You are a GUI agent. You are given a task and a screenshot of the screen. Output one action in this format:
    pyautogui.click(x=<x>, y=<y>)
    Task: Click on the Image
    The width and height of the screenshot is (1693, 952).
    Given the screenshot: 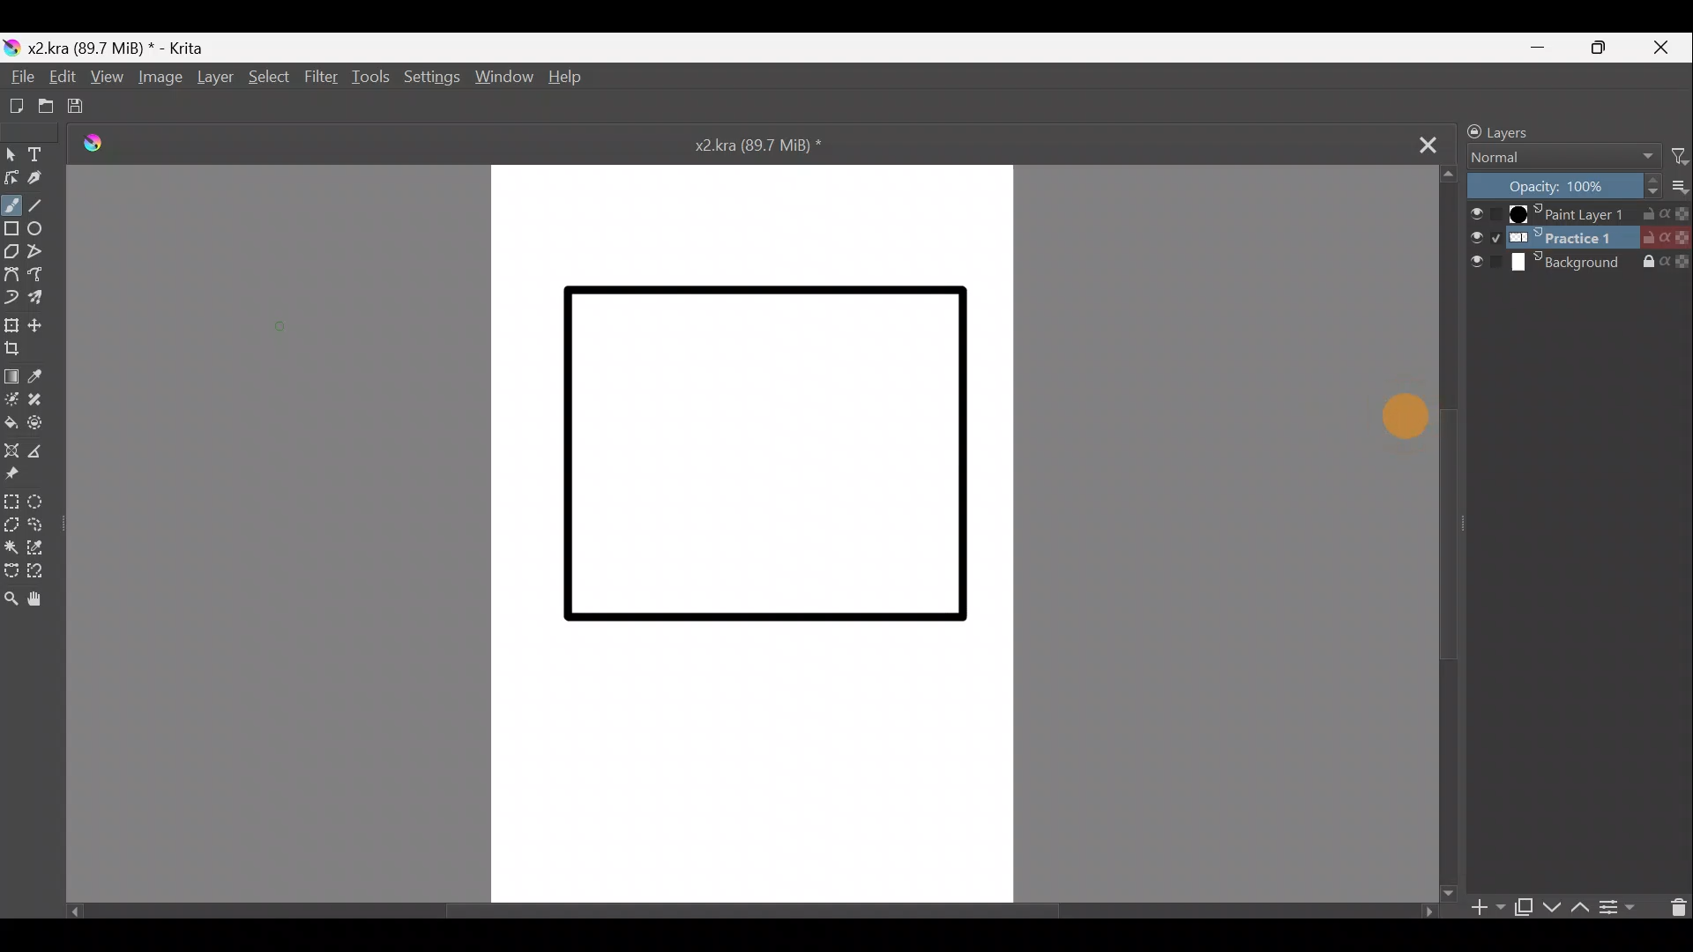 What is the action you would take?
    pyautogui.click(x=162, y=78)
    